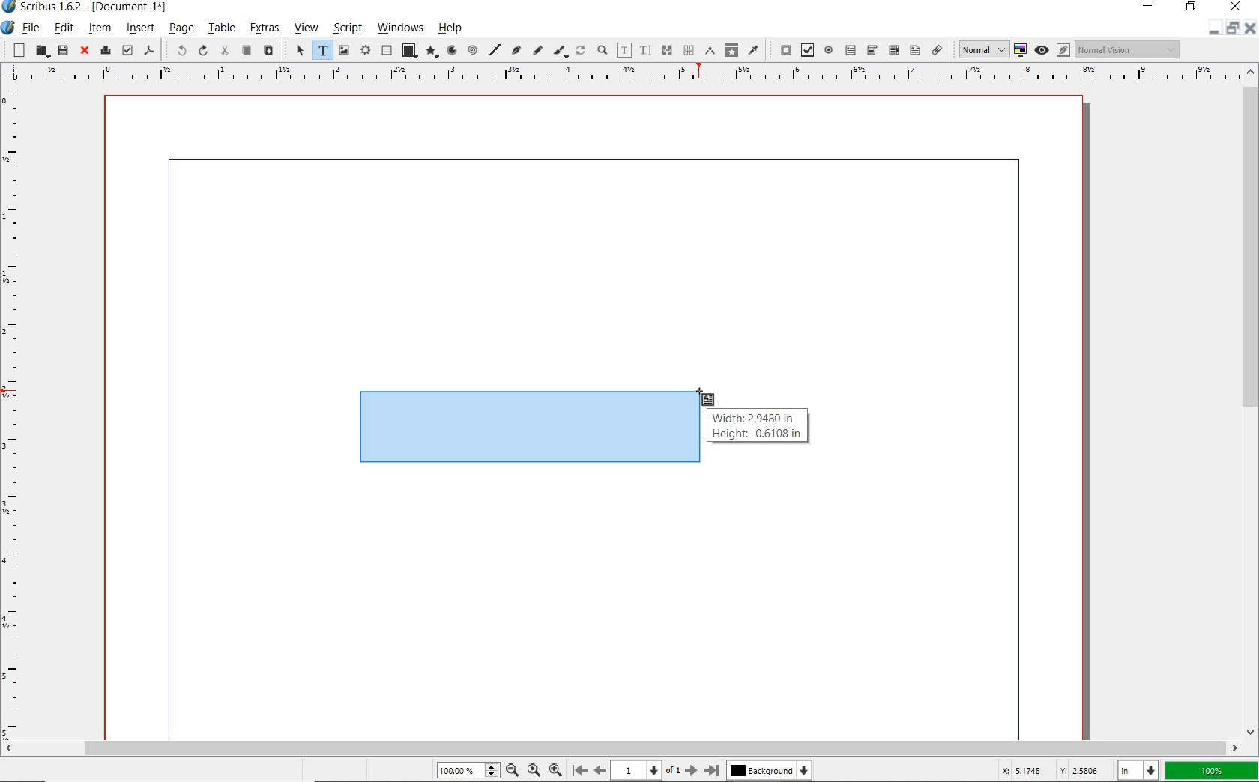 The height and width of the screenshot is (782, 1259). Describe the element at coordinates (1249, 30) in the screenshot. I see `Close` at that location.